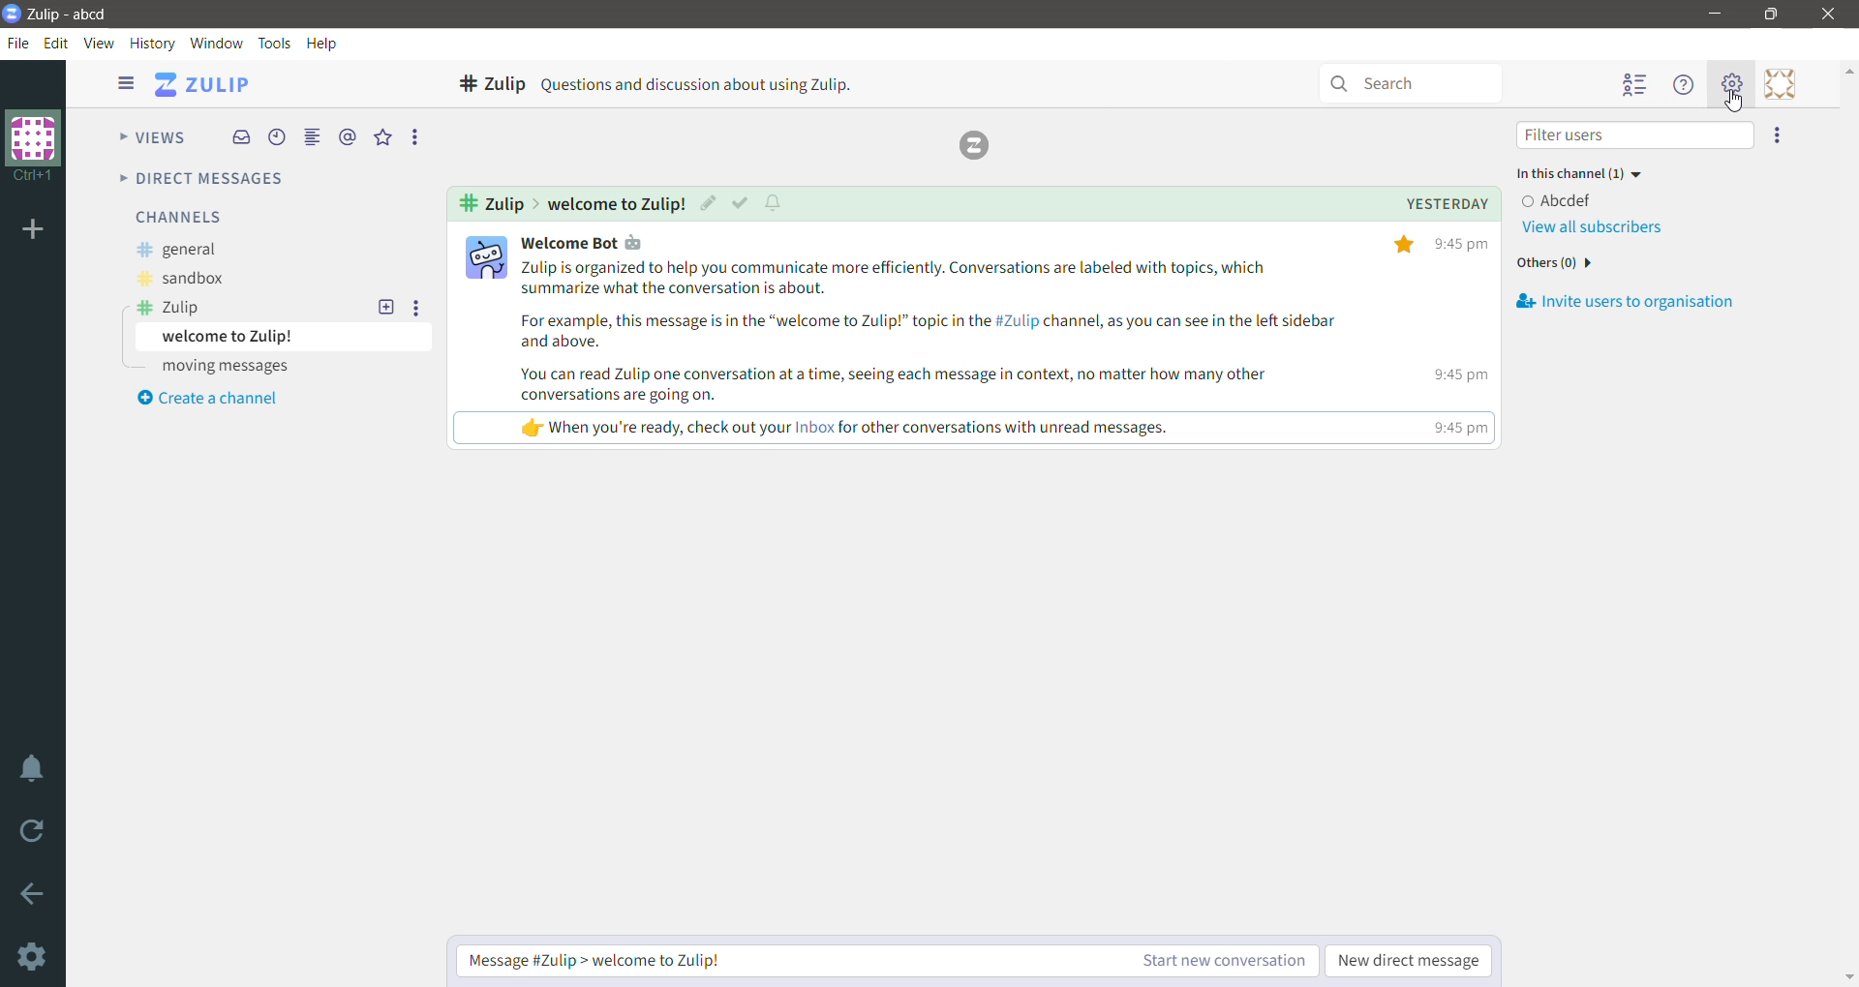  I want to click on Views, so click(144, 138).